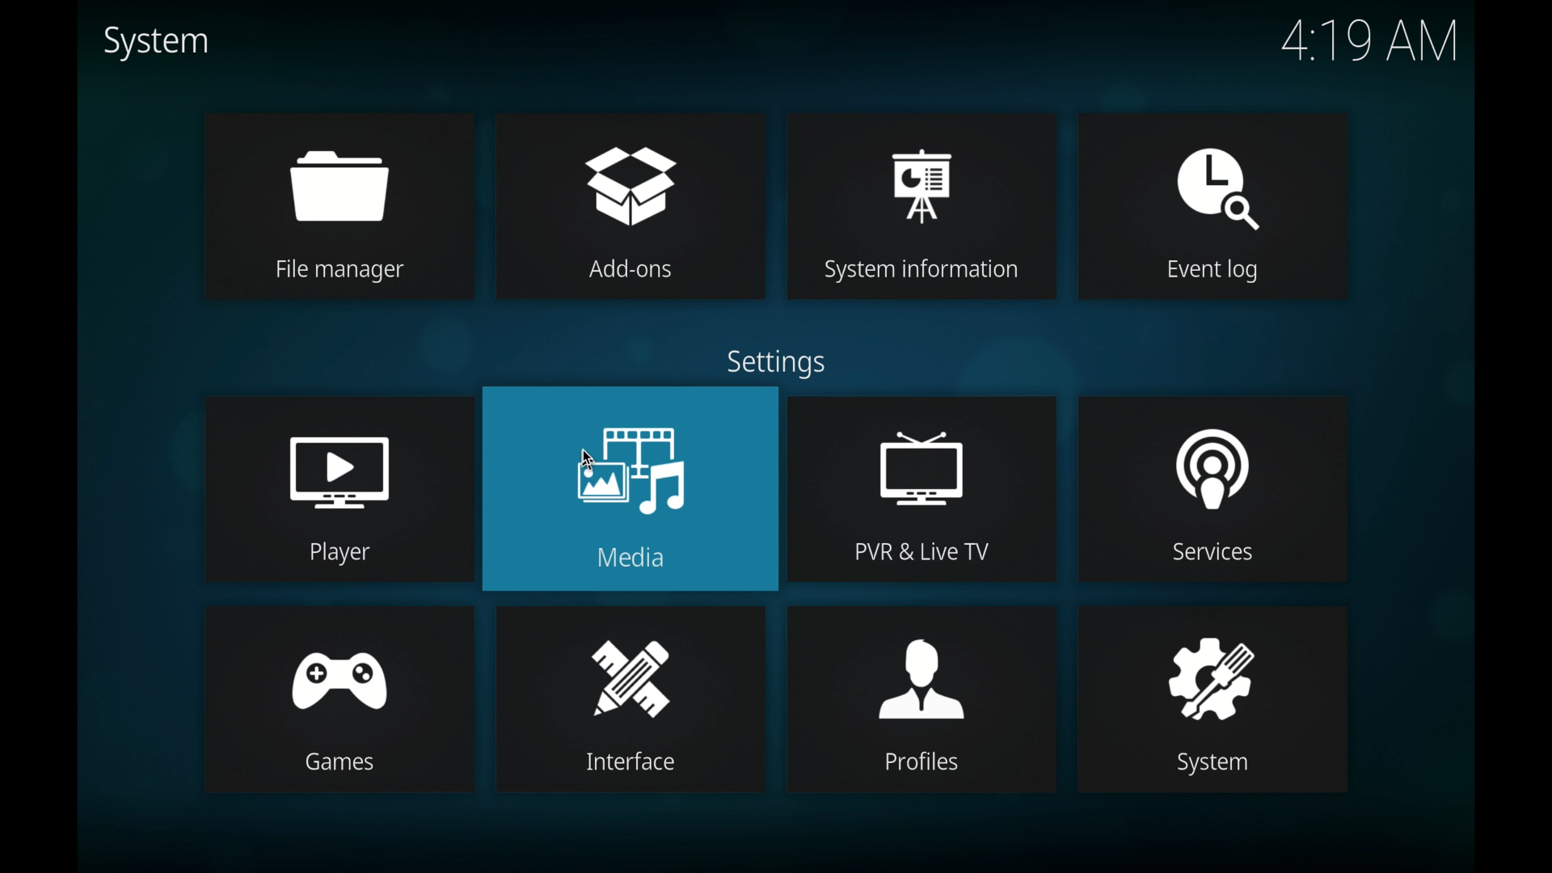 Image resolution: width=1552 pixels, height=873 pixels. I want to click on media, so click(630, 488).